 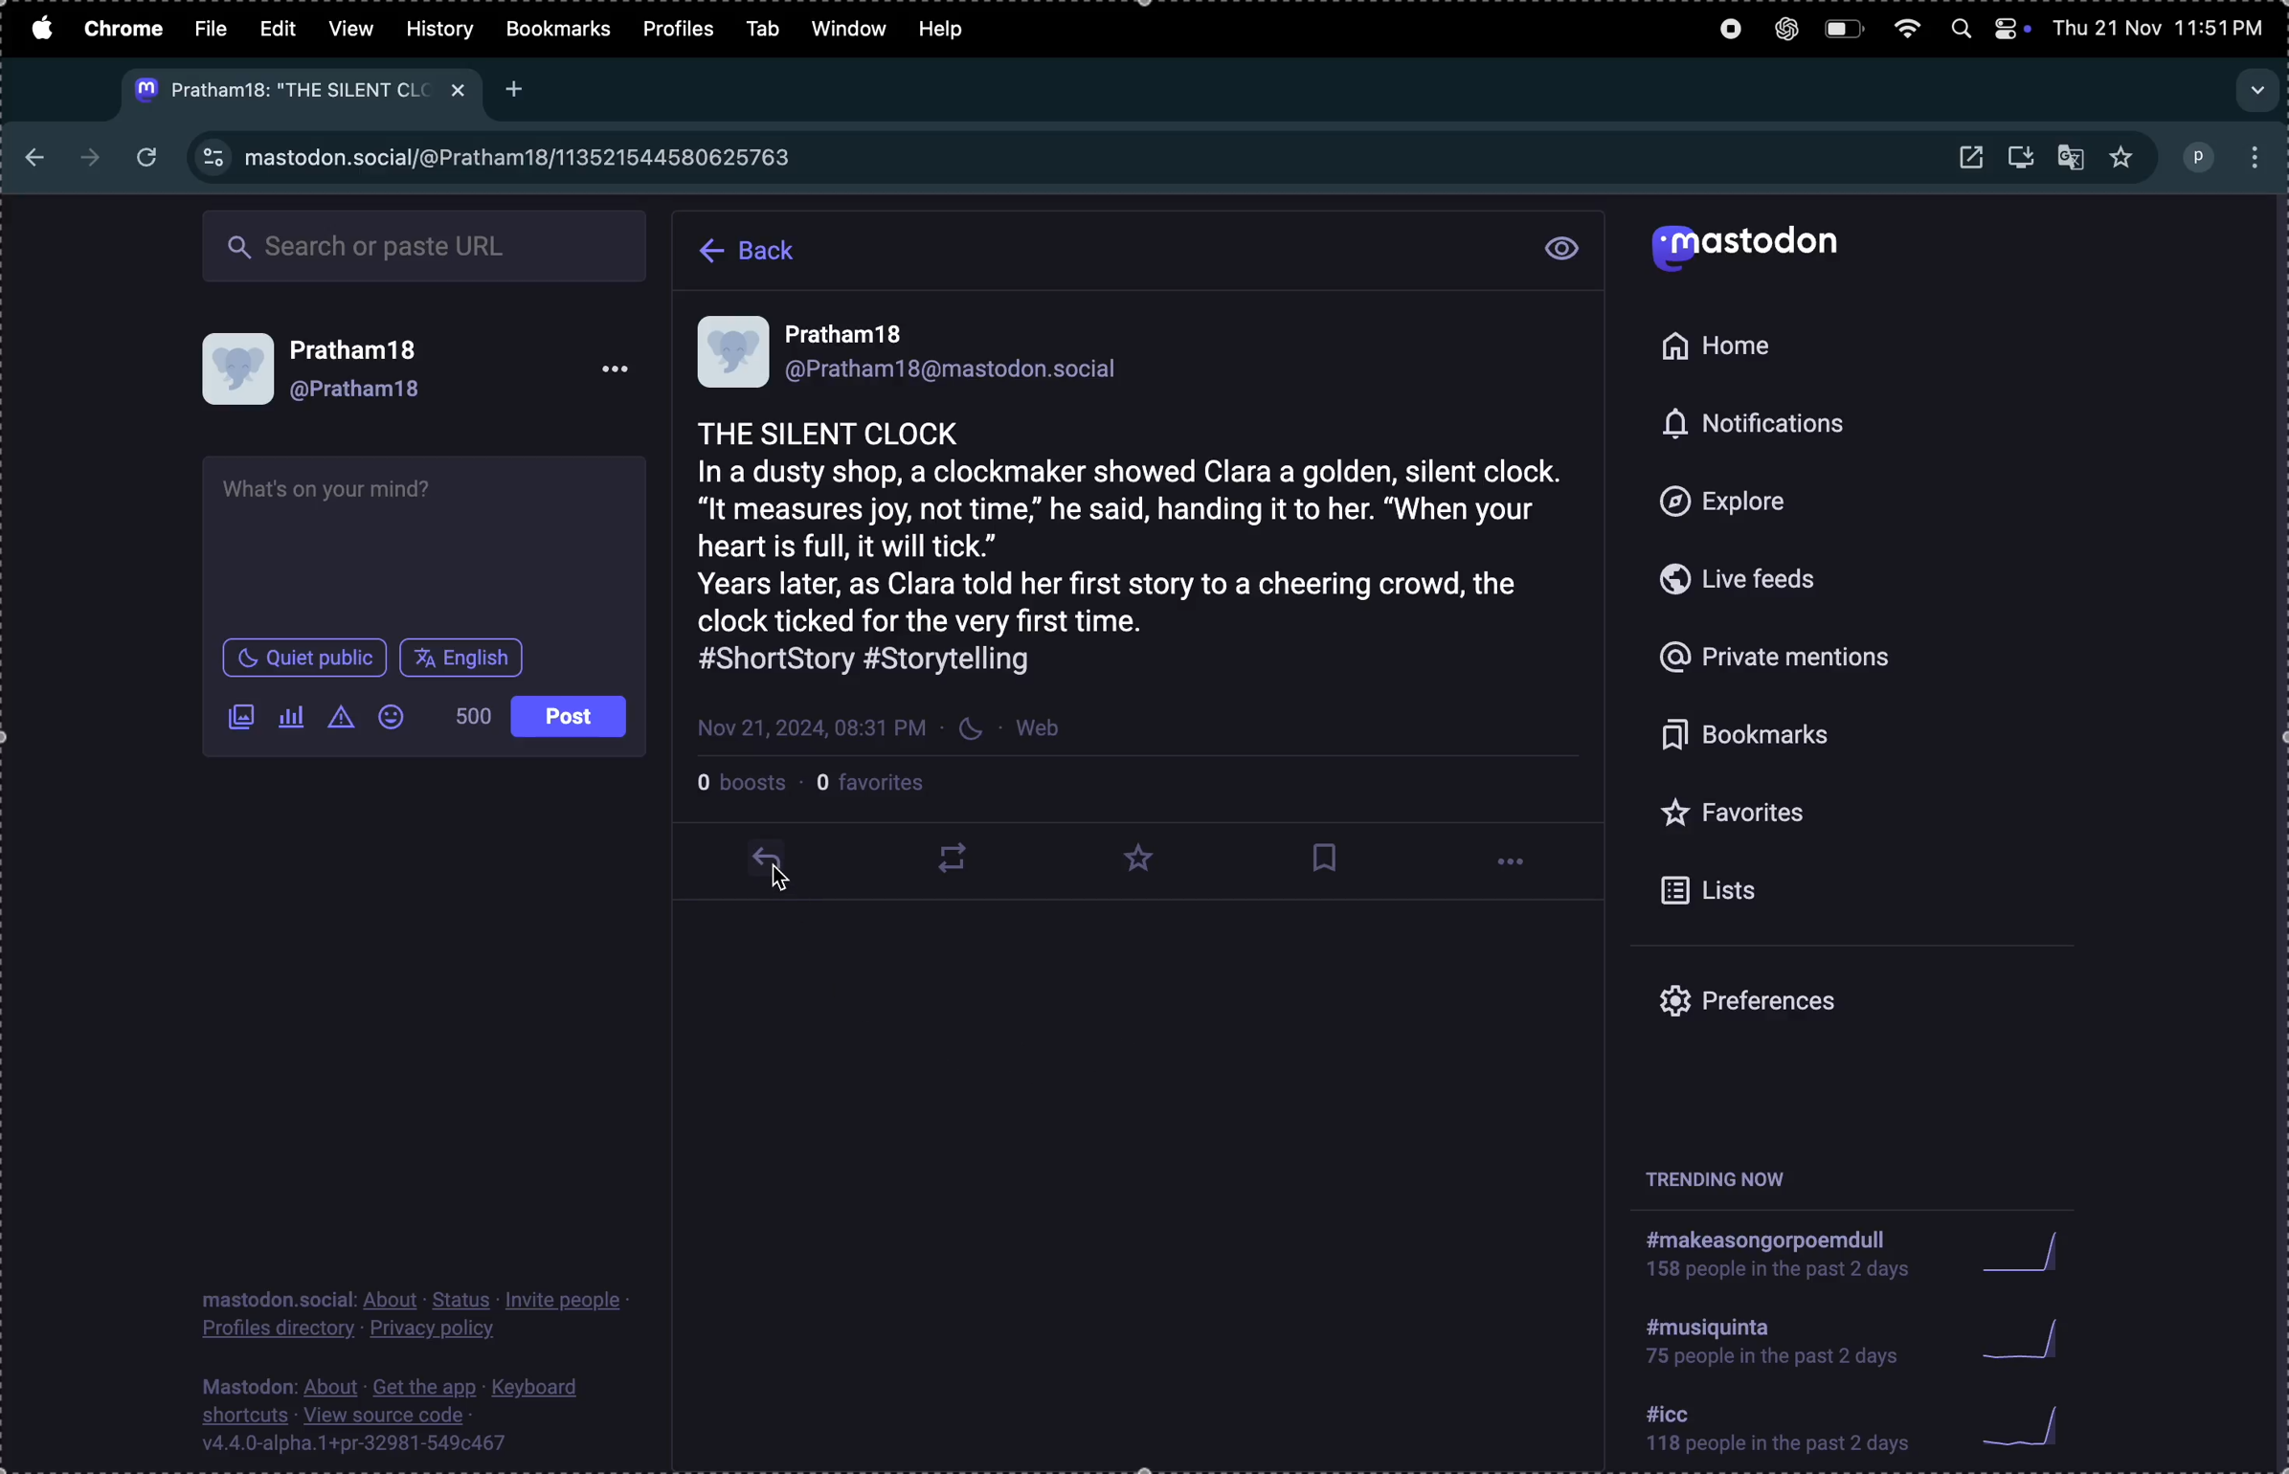 I want to click on open window, so click(x=1971, y=158).